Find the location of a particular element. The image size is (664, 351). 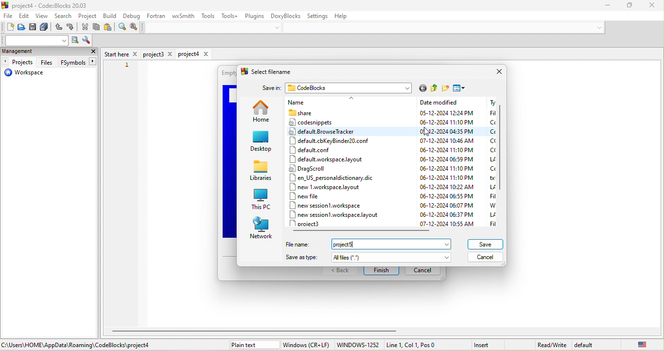

code blocks is located at coordinates (350, 88).